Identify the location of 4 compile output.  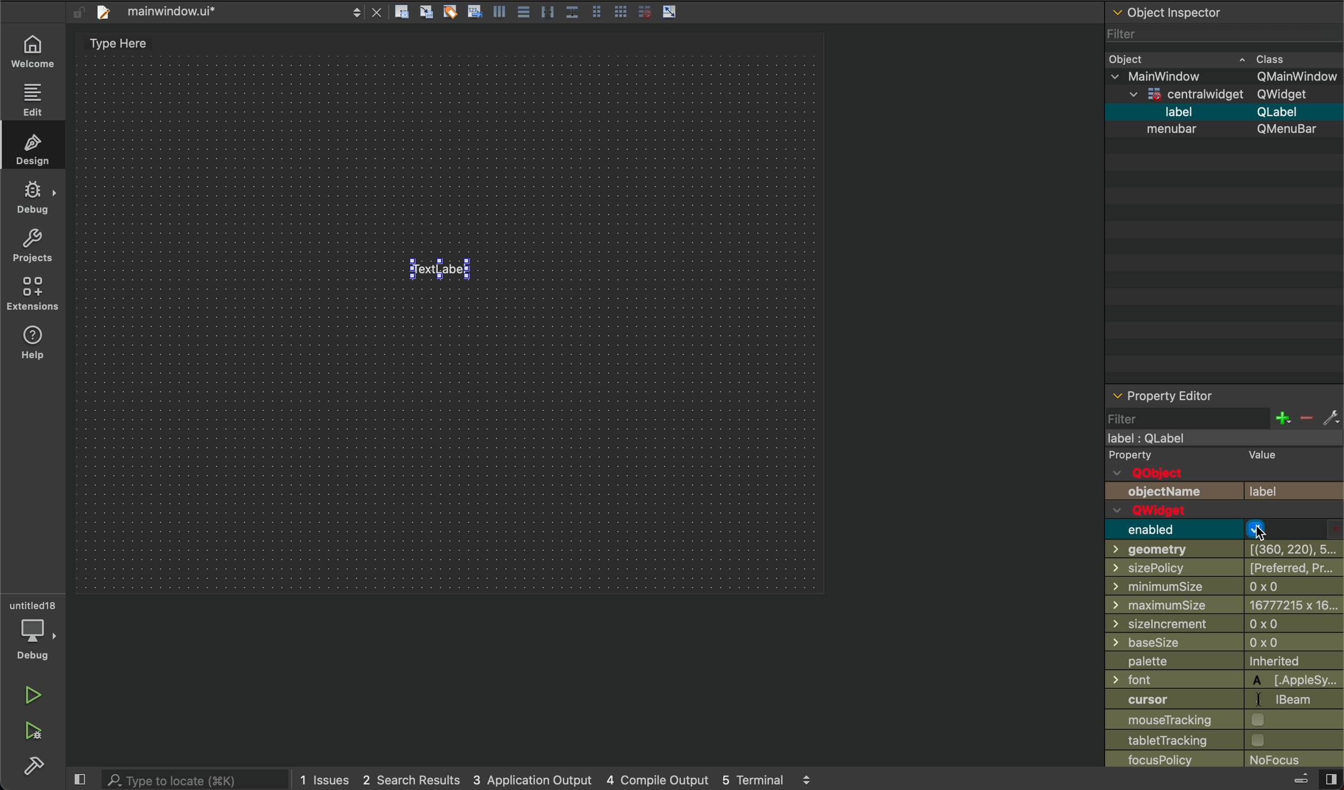
(655, 776).